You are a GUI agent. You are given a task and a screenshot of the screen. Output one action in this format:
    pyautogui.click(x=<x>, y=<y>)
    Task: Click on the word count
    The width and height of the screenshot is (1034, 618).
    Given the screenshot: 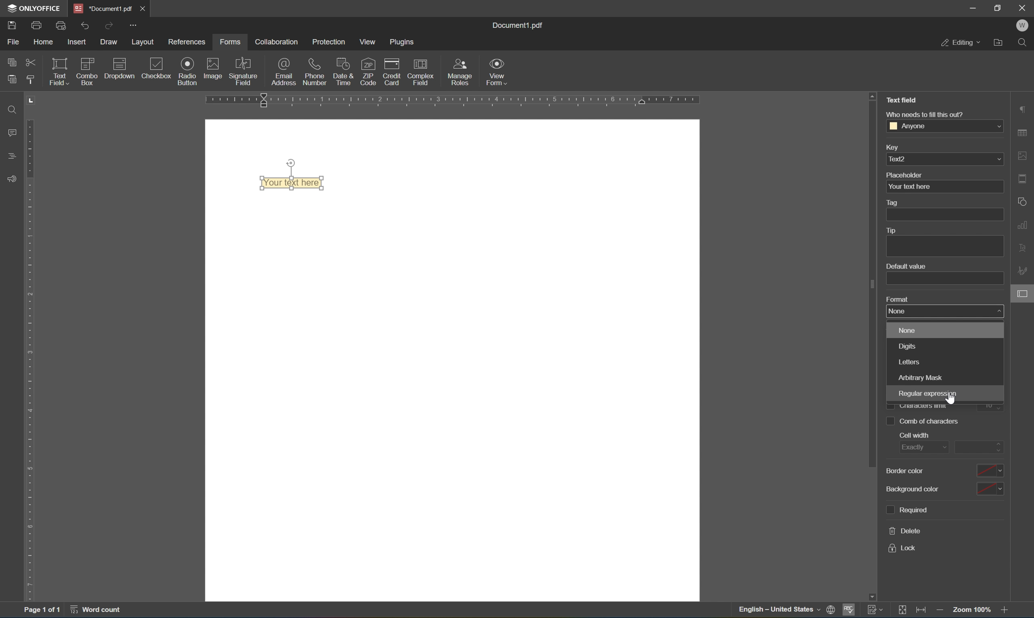 What is the action you would take?
    pyautogui.click(x=98, y=611)
    